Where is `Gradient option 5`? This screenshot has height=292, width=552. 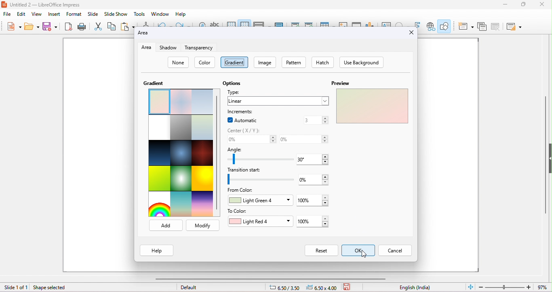 Gradient option 5 is located at coordinates (181, 127).